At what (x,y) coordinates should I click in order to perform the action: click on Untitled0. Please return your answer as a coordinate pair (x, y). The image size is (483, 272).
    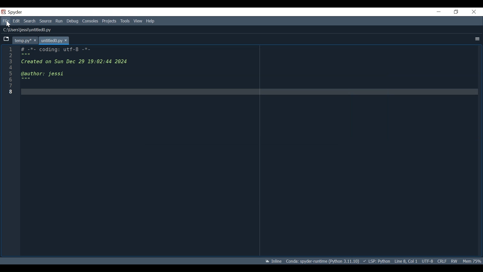
    Looking at the image, I should click on (54, 40).